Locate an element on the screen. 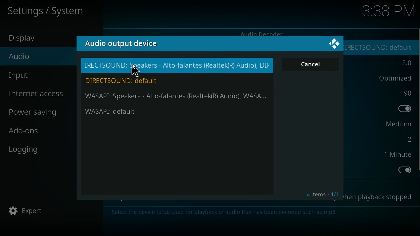 The height and width of the screenshot is (236, 420). option is located at coordinates (406, 93).